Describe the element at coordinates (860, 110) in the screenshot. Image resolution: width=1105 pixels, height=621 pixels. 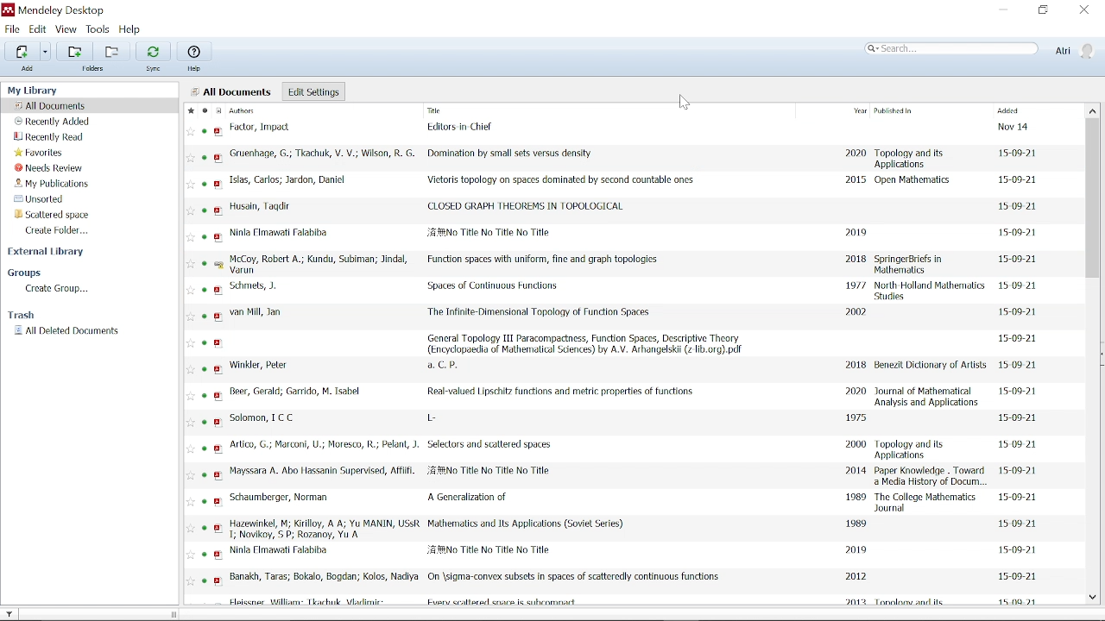
I see `Year` at that location.